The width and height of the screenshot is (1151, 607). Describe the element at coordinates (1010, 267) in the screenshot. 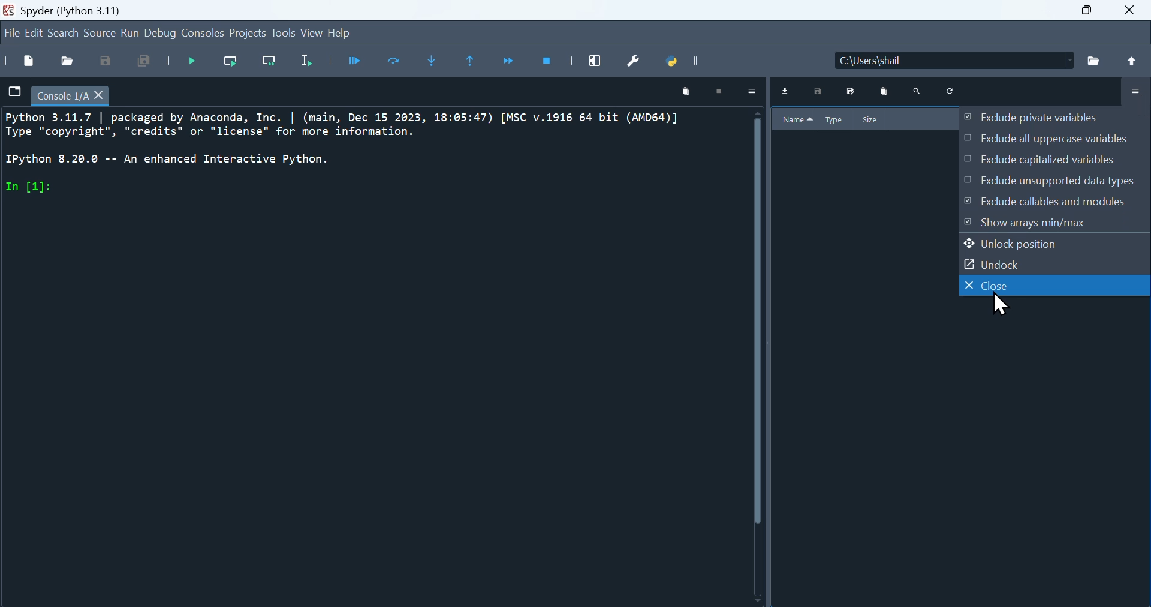

I see `Undock` at that location.